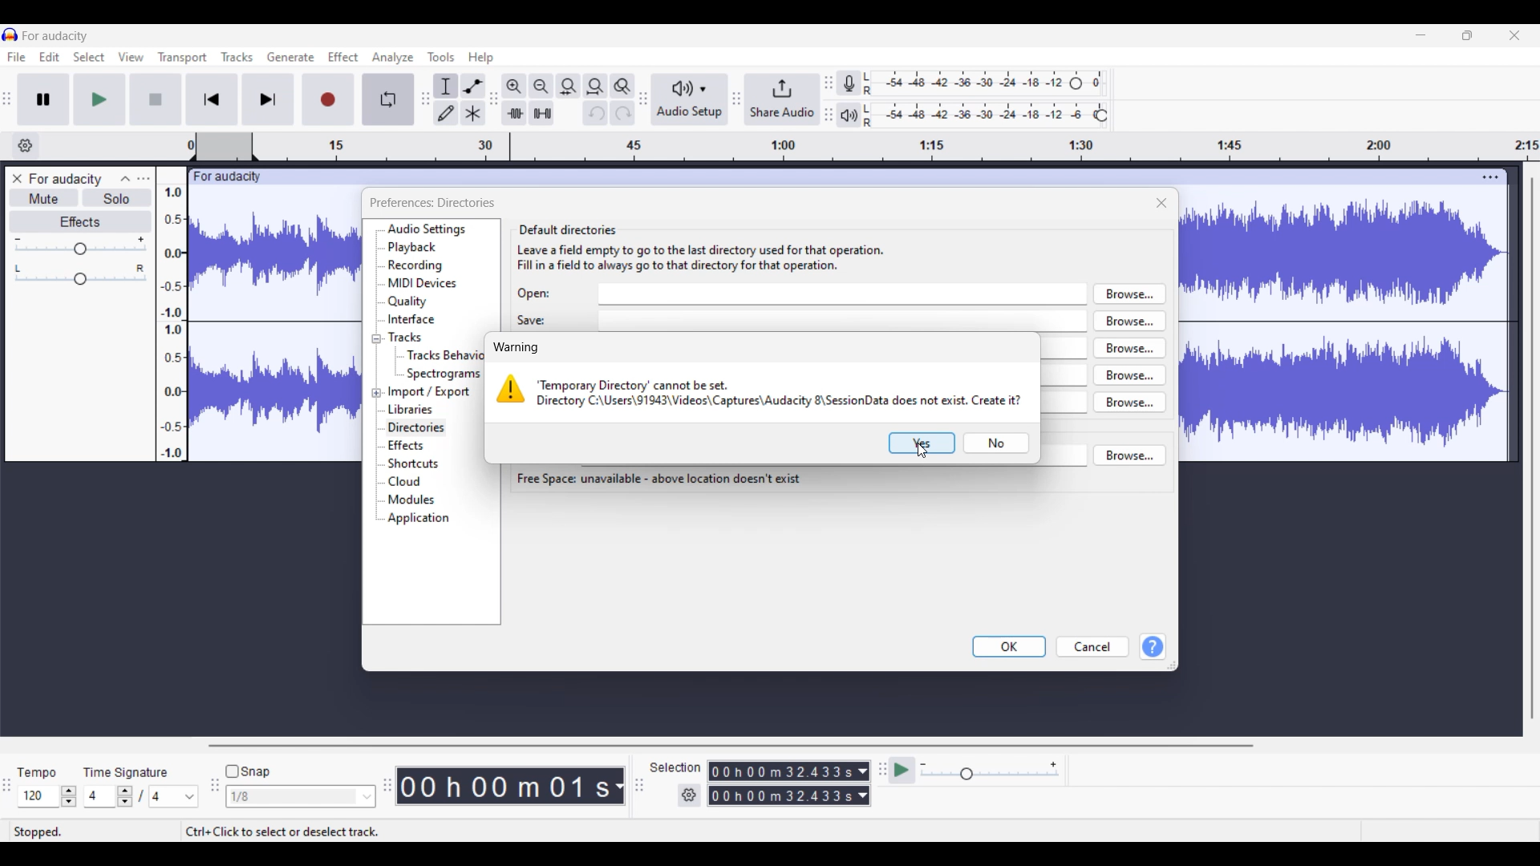 The width and height of the screenshot is (1540, 866). I want to click on Cursor, so click(922, 451).